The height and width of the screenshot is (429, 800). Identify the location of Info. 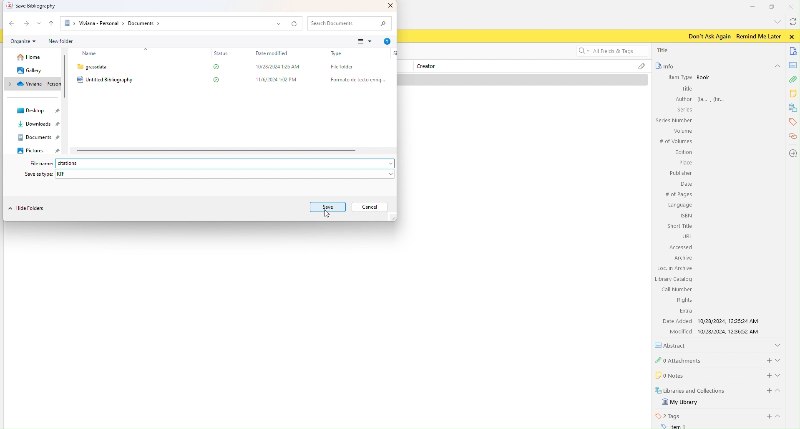
(664, 66).